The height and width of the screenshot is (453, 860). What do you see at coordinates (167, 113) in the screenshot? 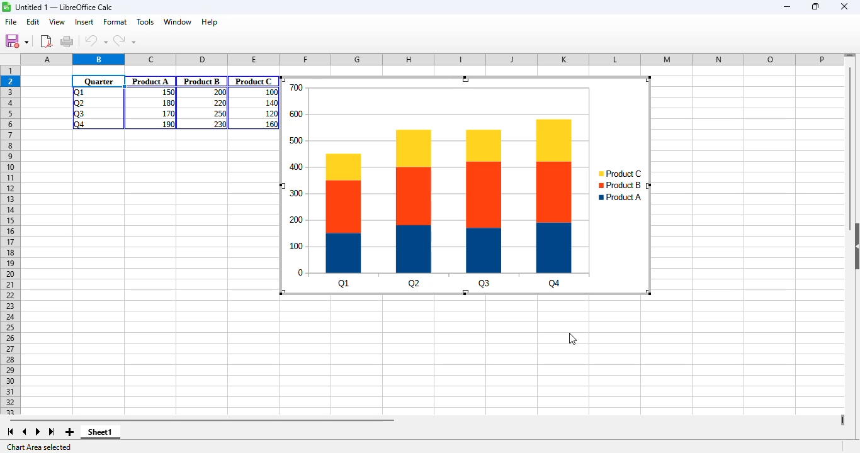
I see `170` at bounding box center [167, 113].